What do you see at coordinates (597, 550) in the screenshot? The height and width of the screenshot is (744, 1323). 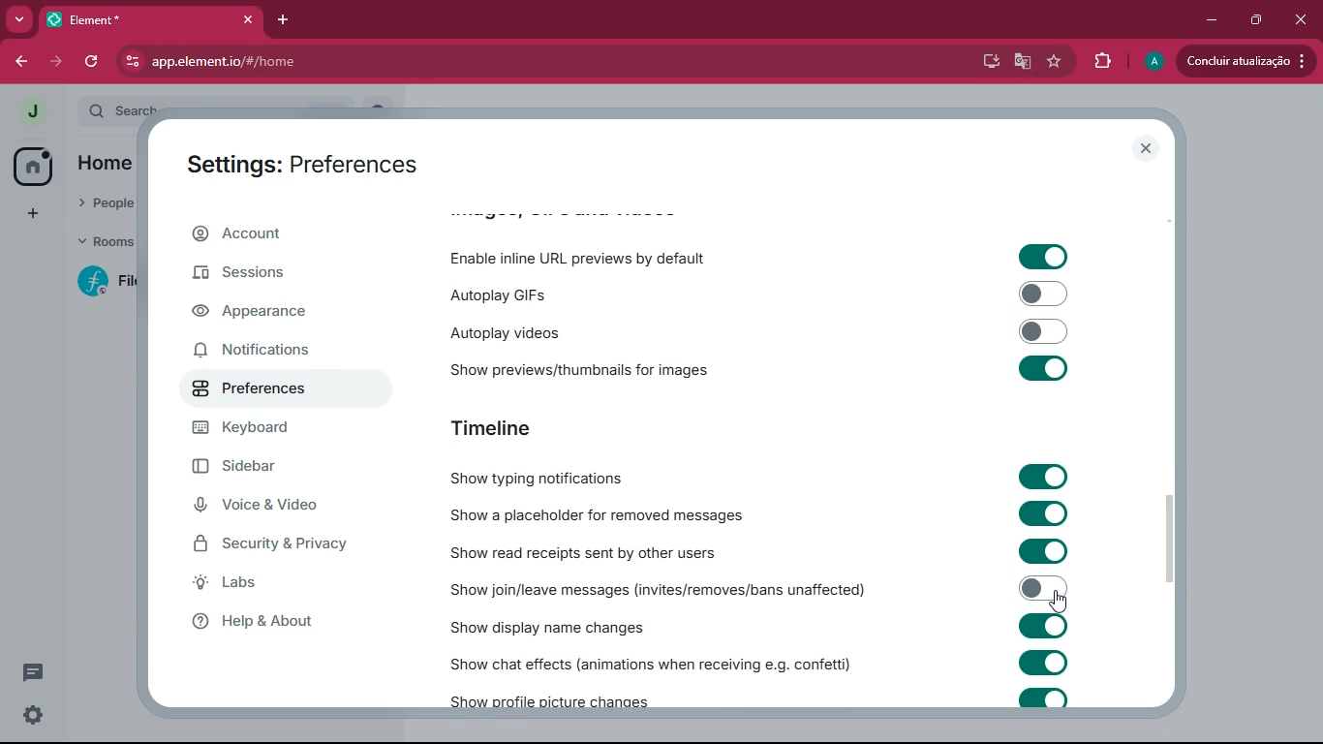 I see `show read receipts sent by other users` at bounding box center [597, 550].